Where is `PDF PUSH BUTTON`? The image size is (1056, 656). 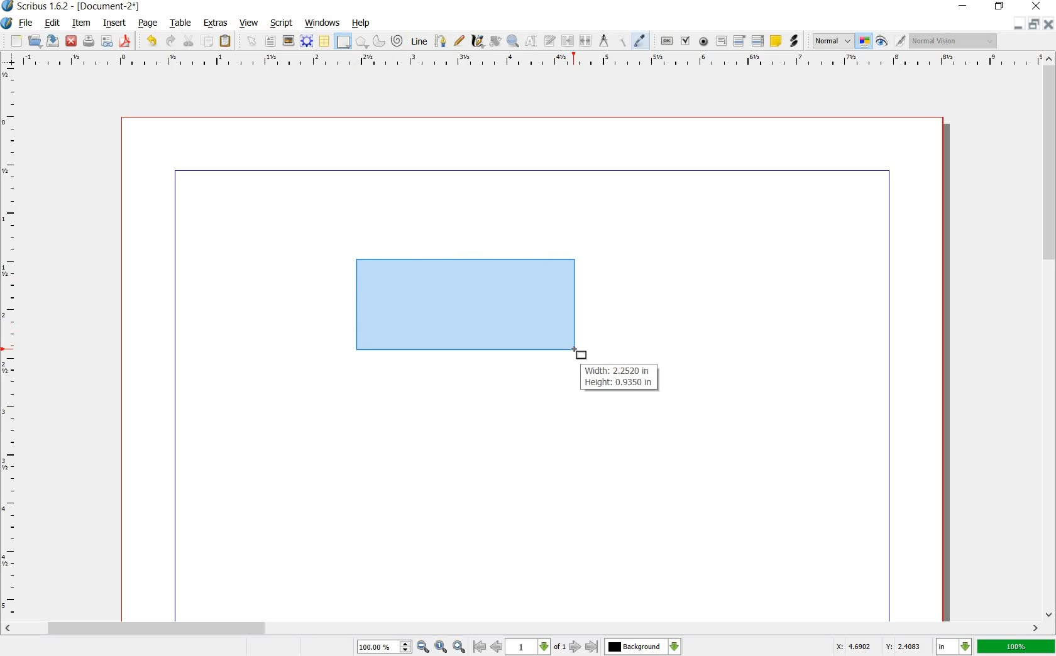
PDF PUSH BUTTON is located at coordinates (664, 41).